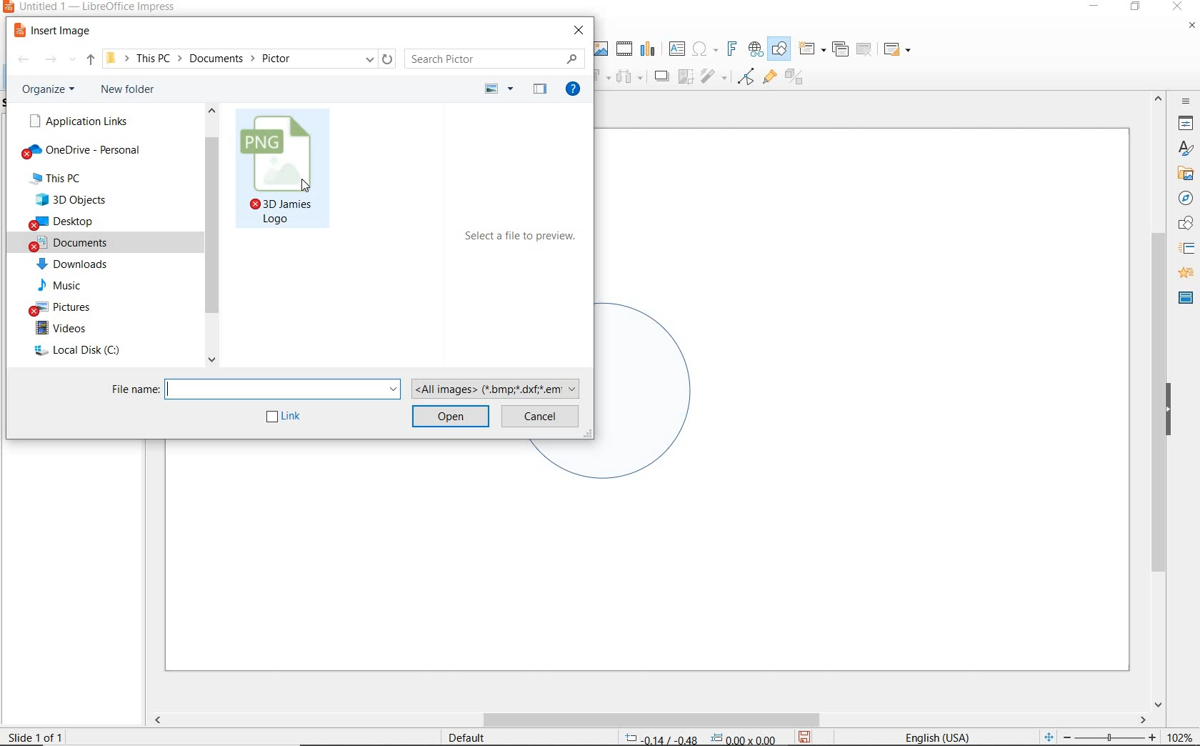 This screenshot has width=1200, height=746. Describe the element at coordinates (87, 152) in the screenshot. I see `OneDrive - Personal` at that location.